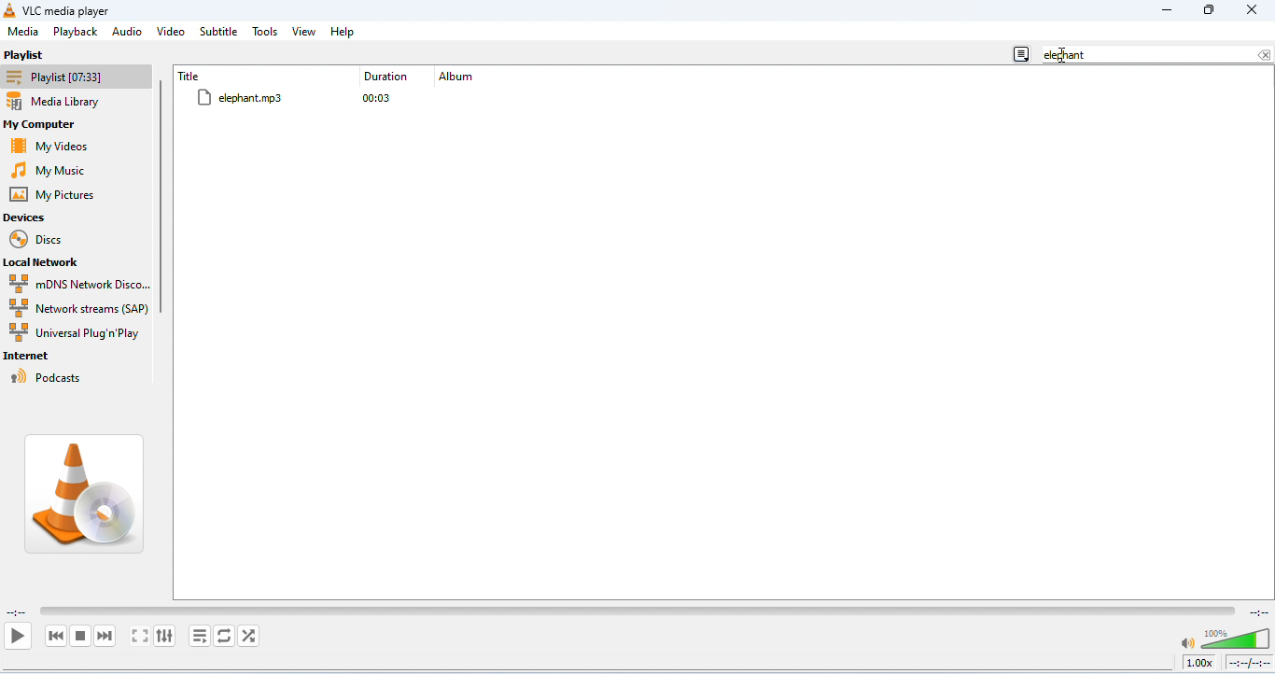 The height and width of the screenshot is (674, 1275). I want to click on change playlist view, so click(1022, 51).